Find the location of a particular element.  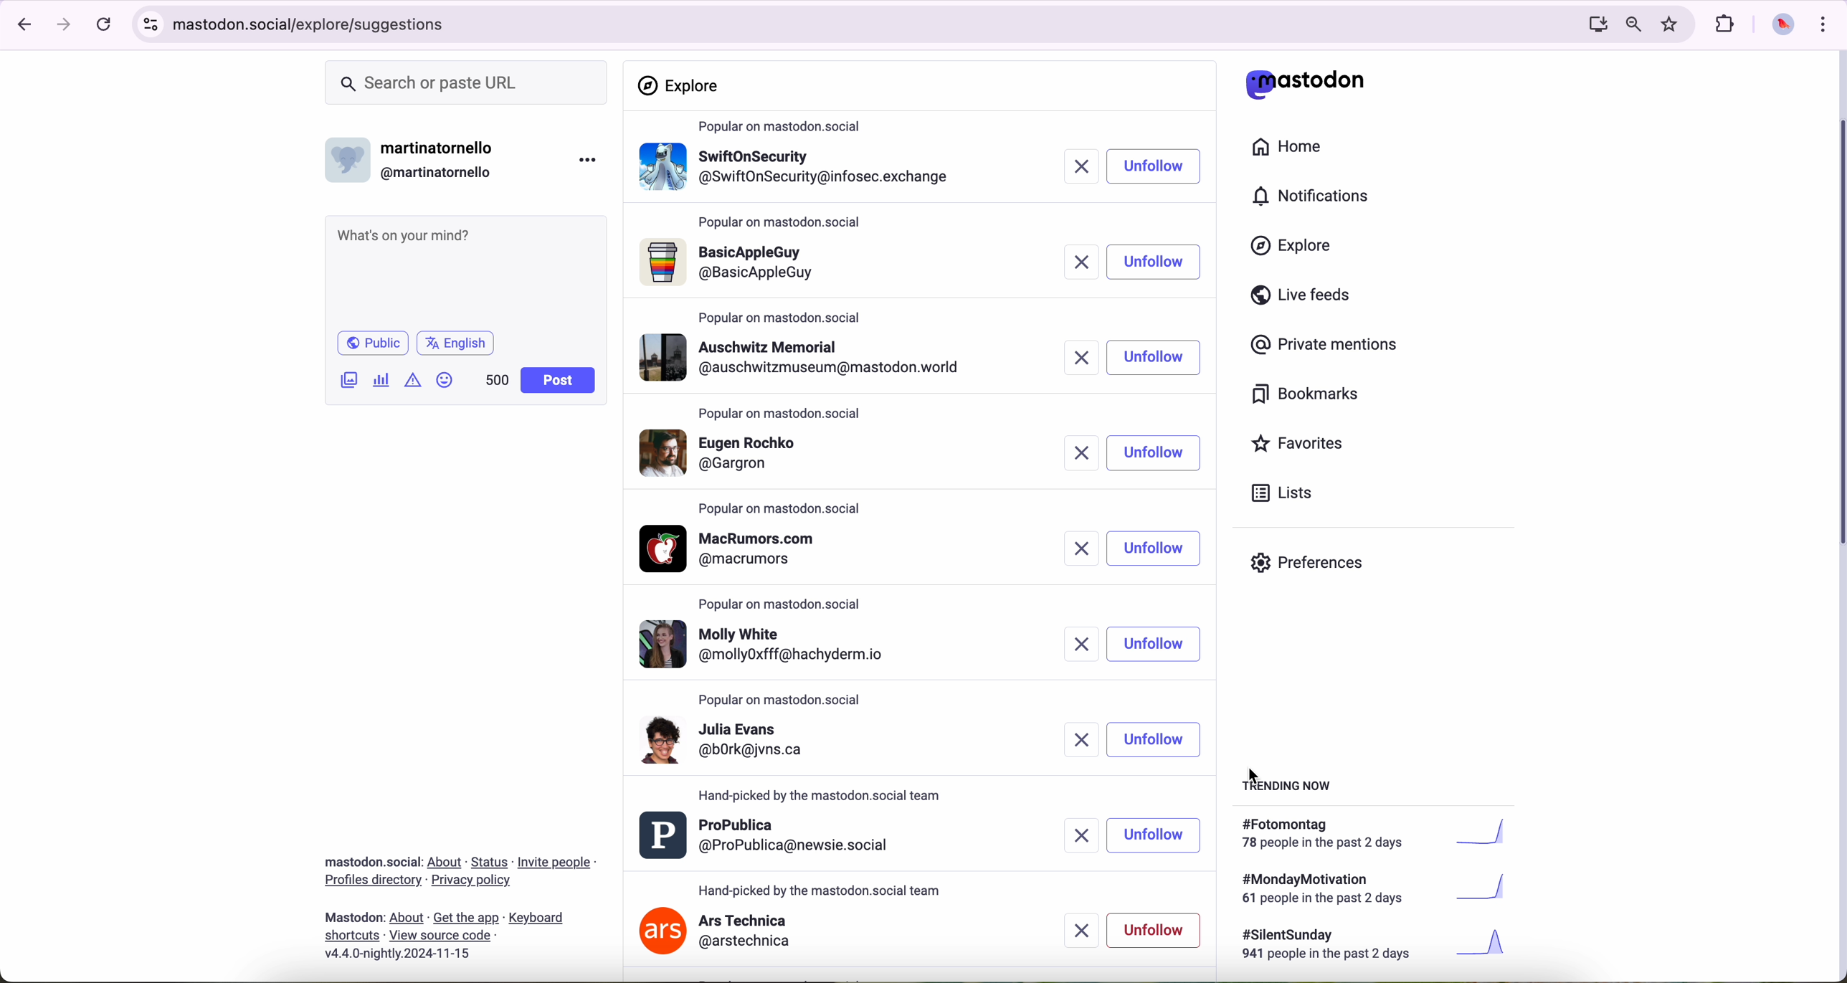

ars technica profile is located at coordinates (717, 933).